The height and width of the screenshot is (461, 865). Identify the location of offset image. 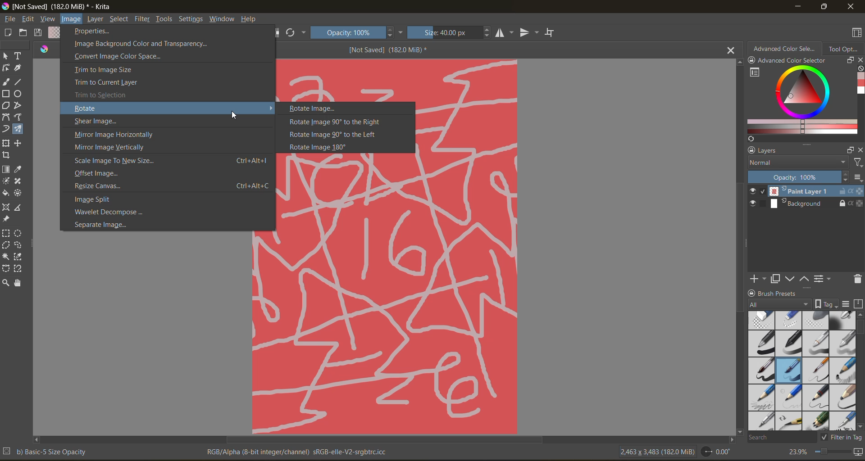
(105, 174).